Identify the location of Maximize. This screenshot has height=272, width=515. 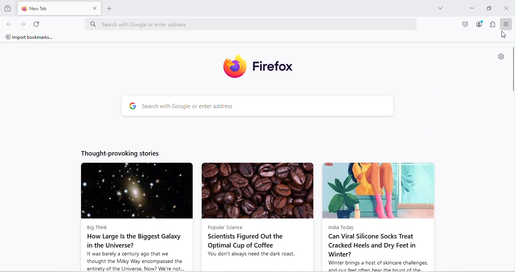
(488, 9).